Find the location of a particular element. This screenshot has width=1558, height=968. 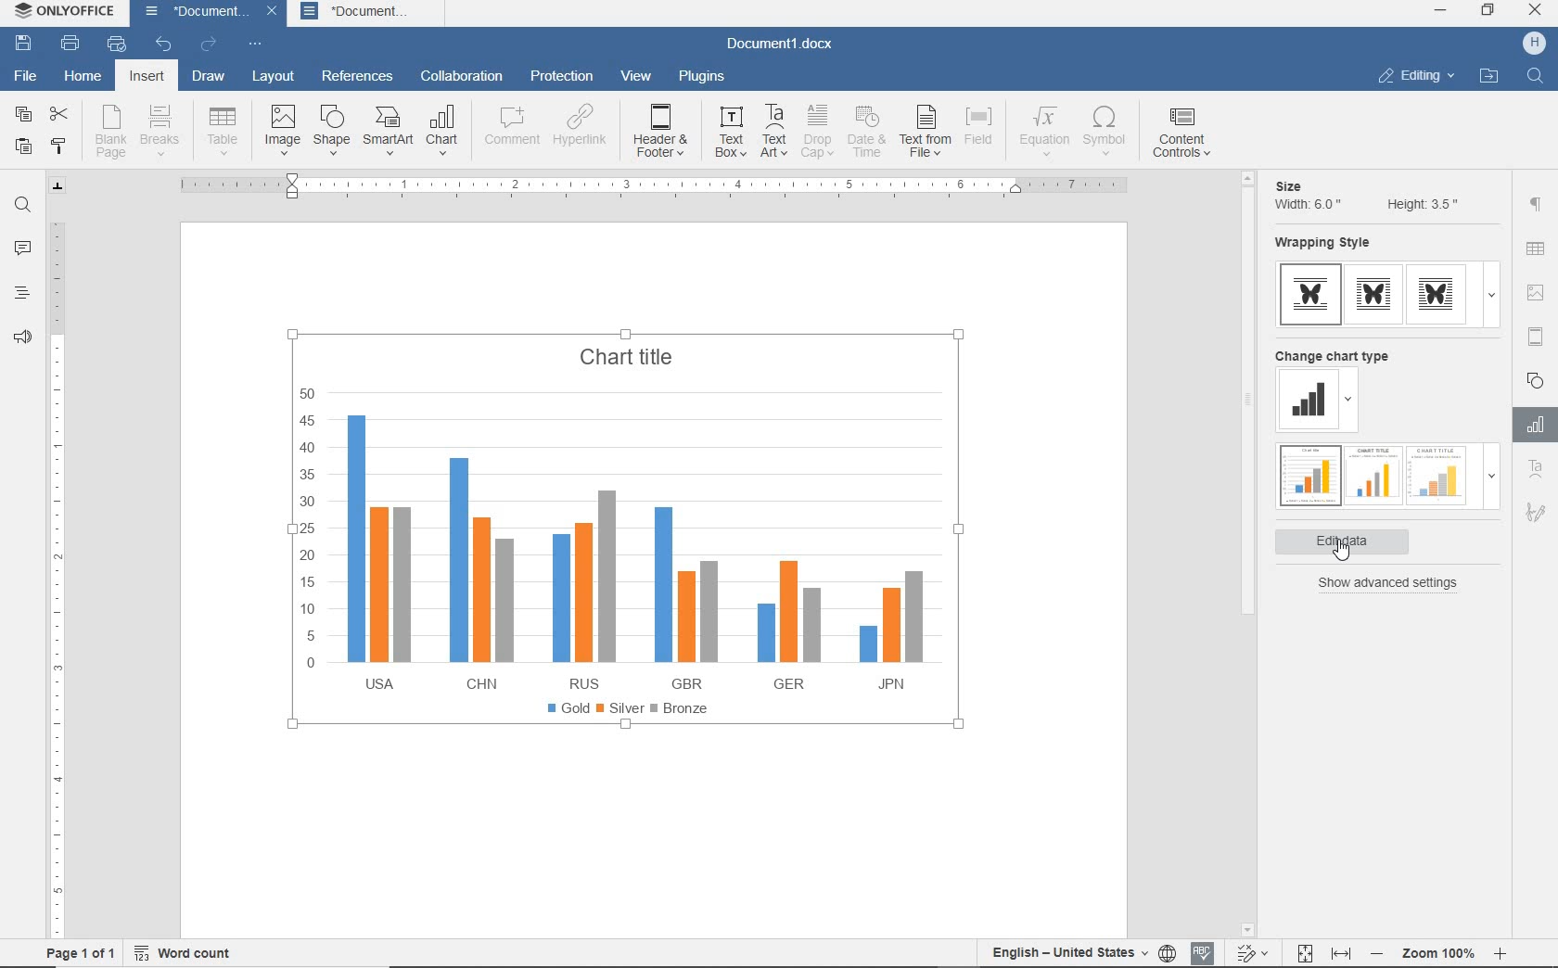

type 1  is located at coordinates (1308, 476).